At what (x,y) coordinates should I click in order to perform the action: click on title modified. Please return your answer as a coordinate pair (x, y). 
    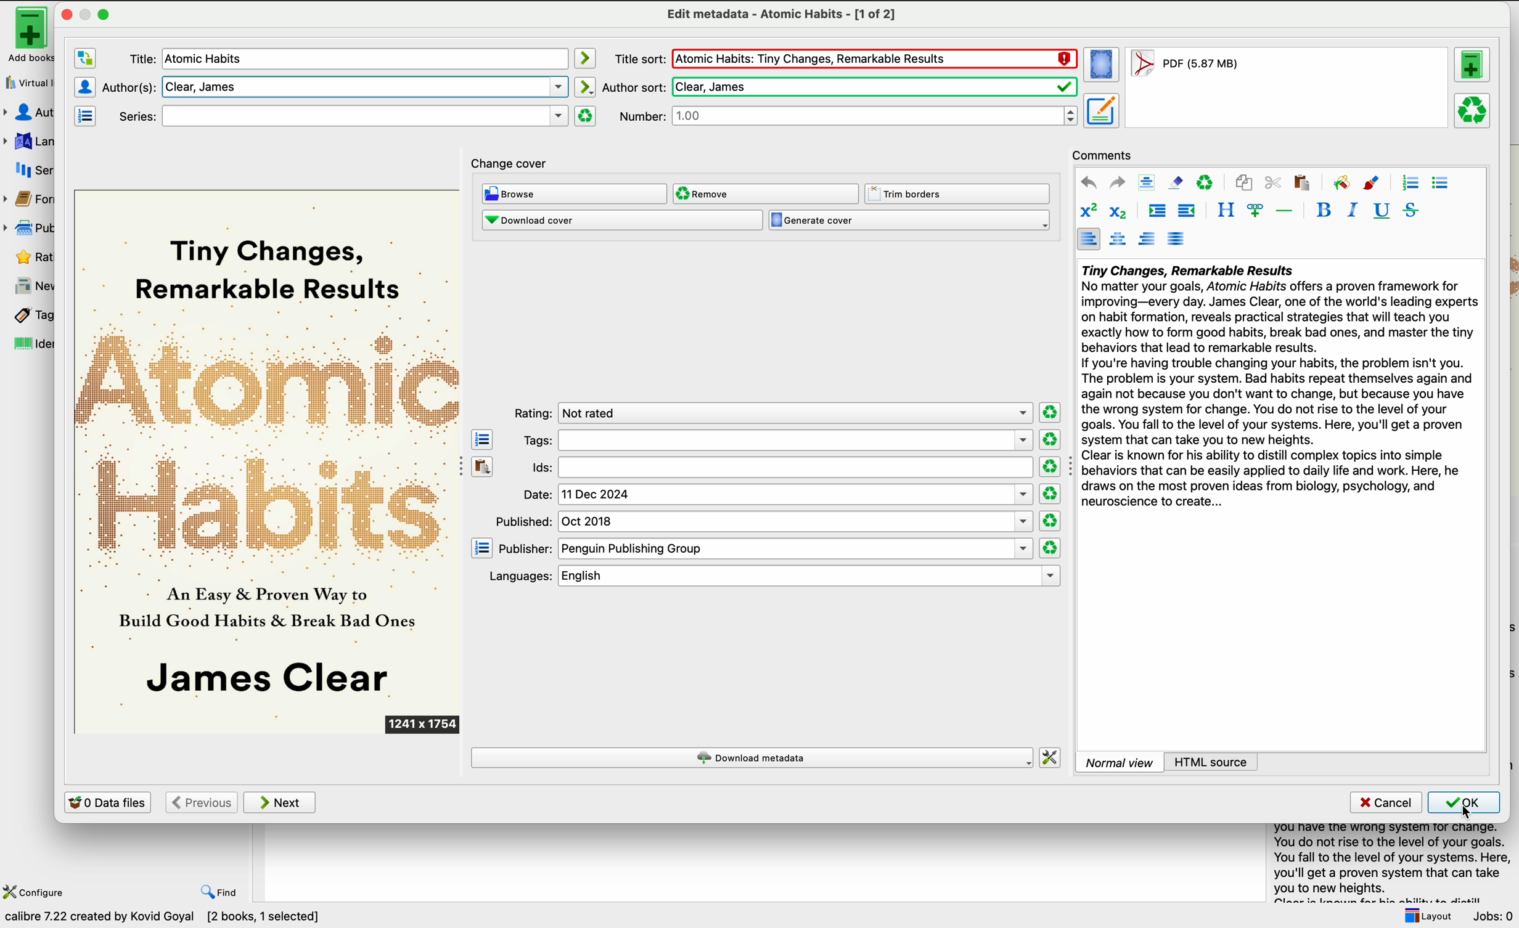
    Looking at the image, I should click on (210, 60).